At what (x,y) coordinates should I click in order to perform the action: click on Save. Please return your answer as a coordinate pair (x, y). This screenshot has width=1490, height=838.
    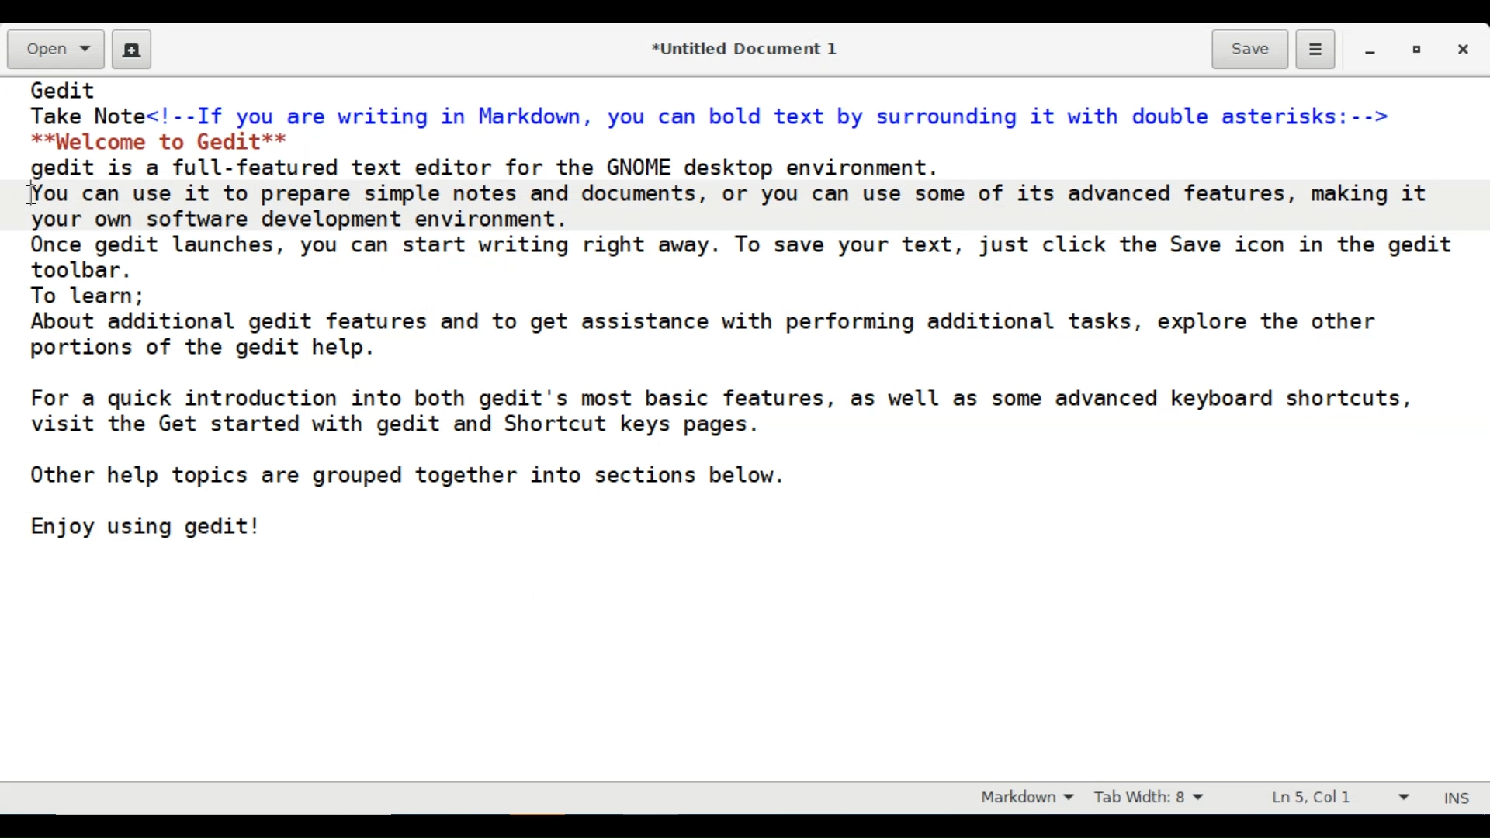
    Looking at the image, I should click on (1250, 48).